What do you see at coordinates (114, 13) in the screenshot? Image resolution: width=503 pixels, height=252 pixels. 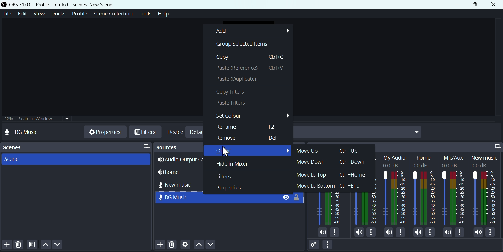 I see `Scene collection` at bounding box center [114, 13].